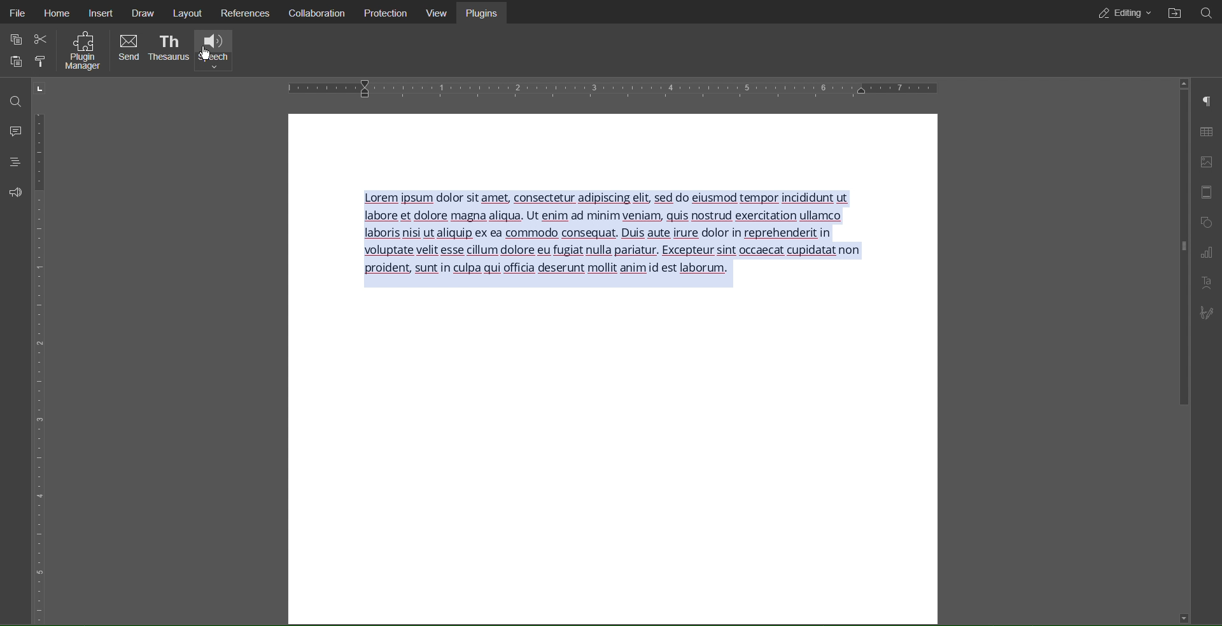 This screenshot has height=626, width=1222. I want to click on Signature, so click(1204, 312).